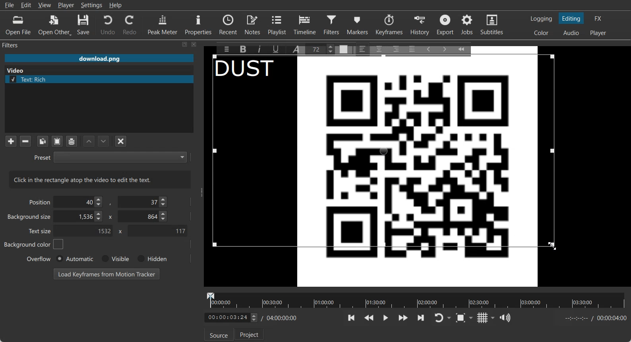 This screenshot has height=342, width=631. I want to click on Background size X- Coordinate, so click(80, 217).